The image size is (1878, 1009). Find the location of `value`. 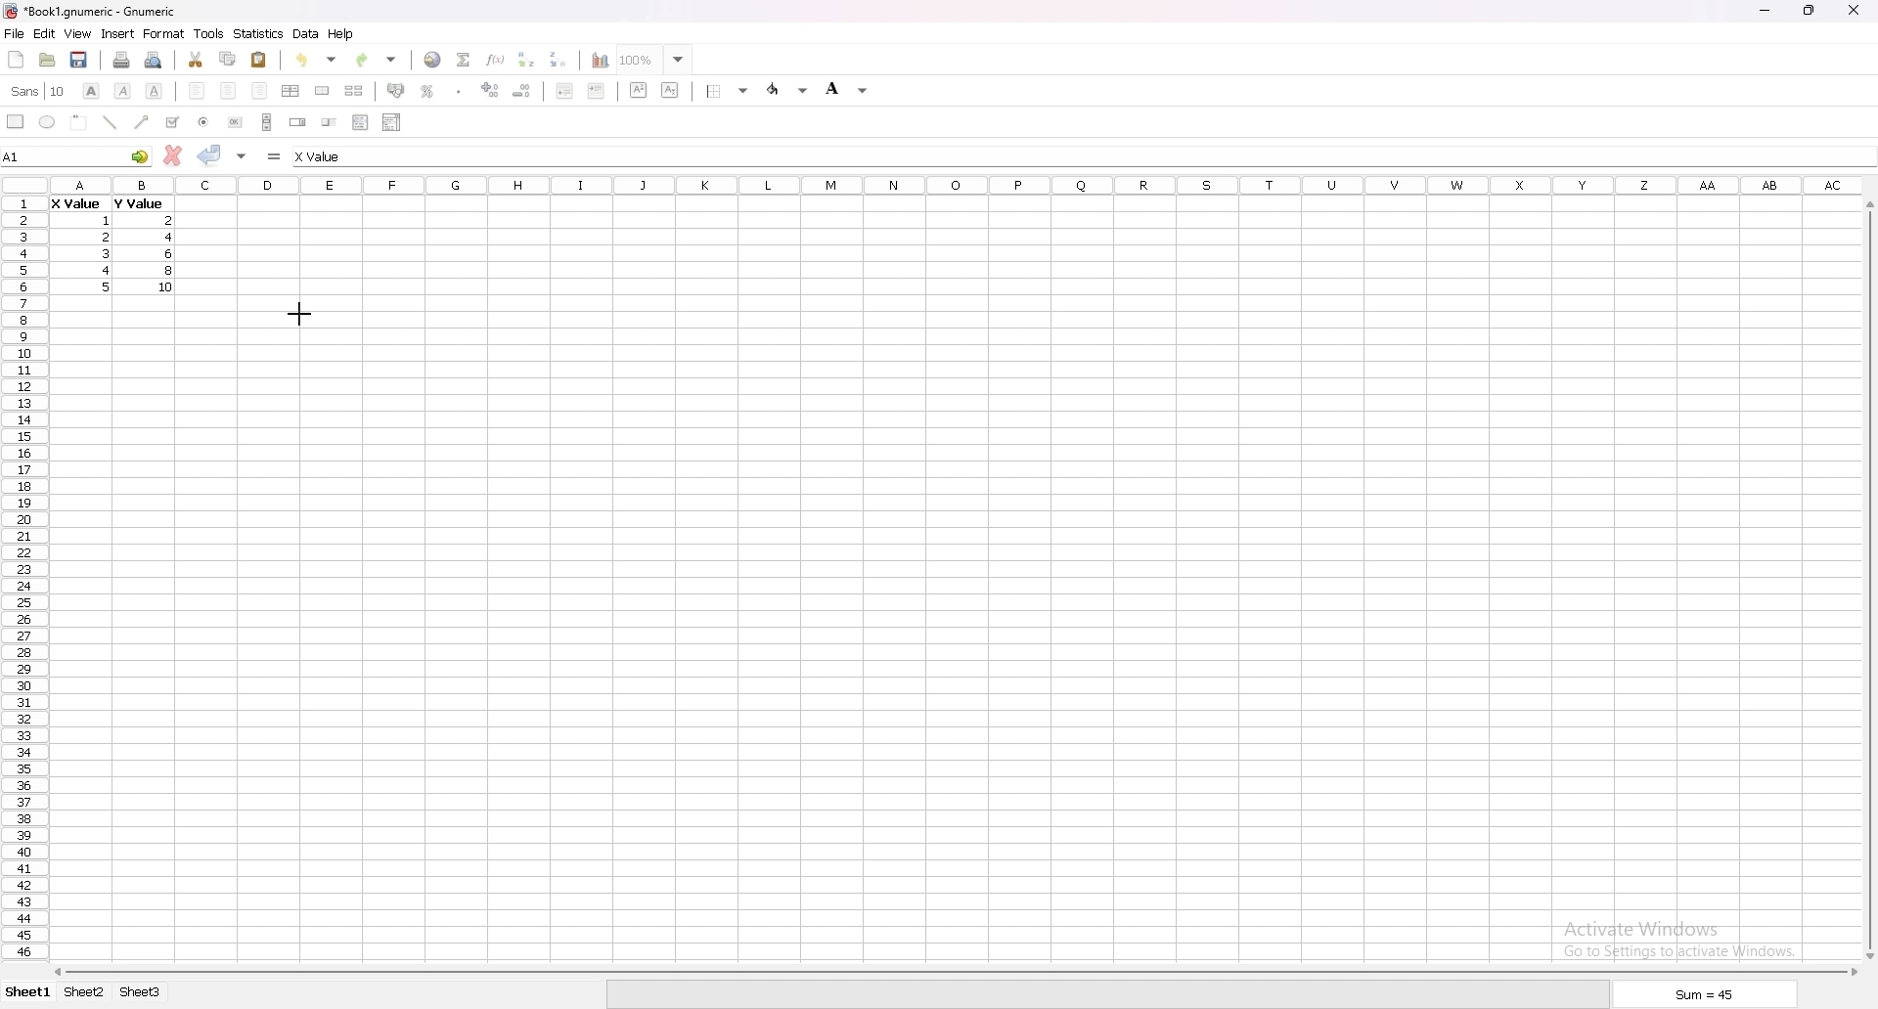

value is located at coordinates (109, 270).